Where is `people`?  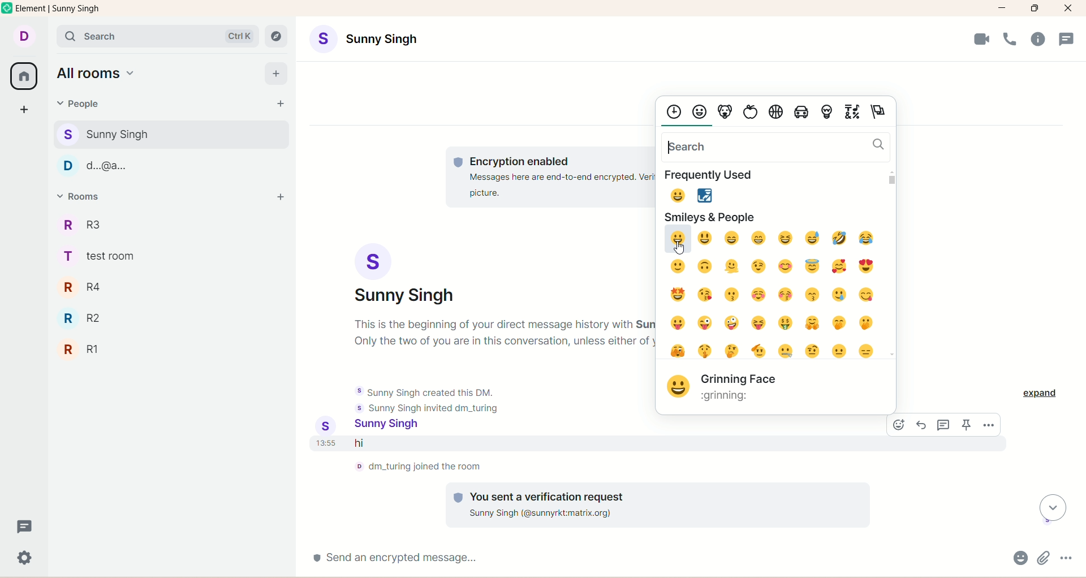
people is located at coordinates (76, 103).